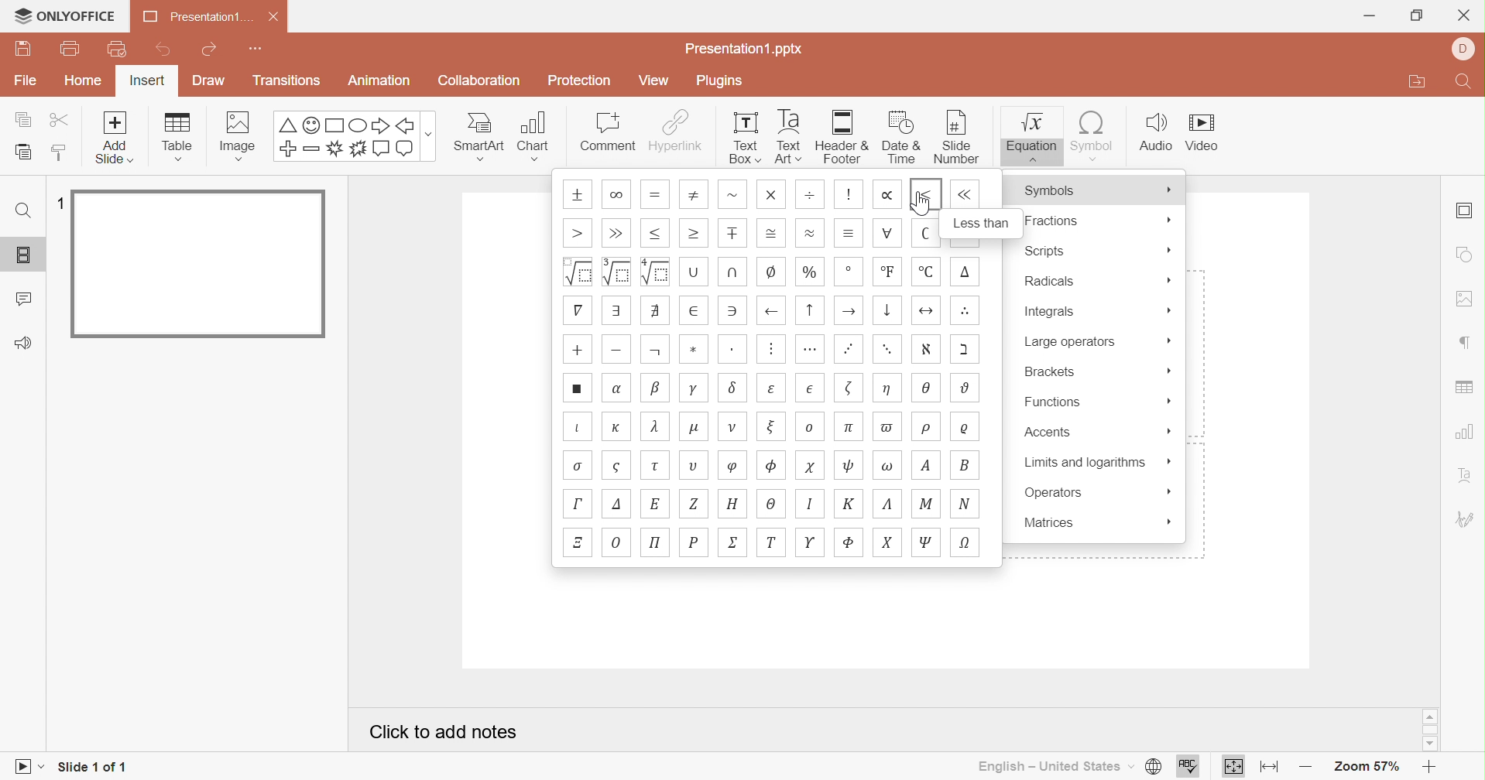 This screenshot has height=780, width=1485. I want to click on more options, so click(430, 138).